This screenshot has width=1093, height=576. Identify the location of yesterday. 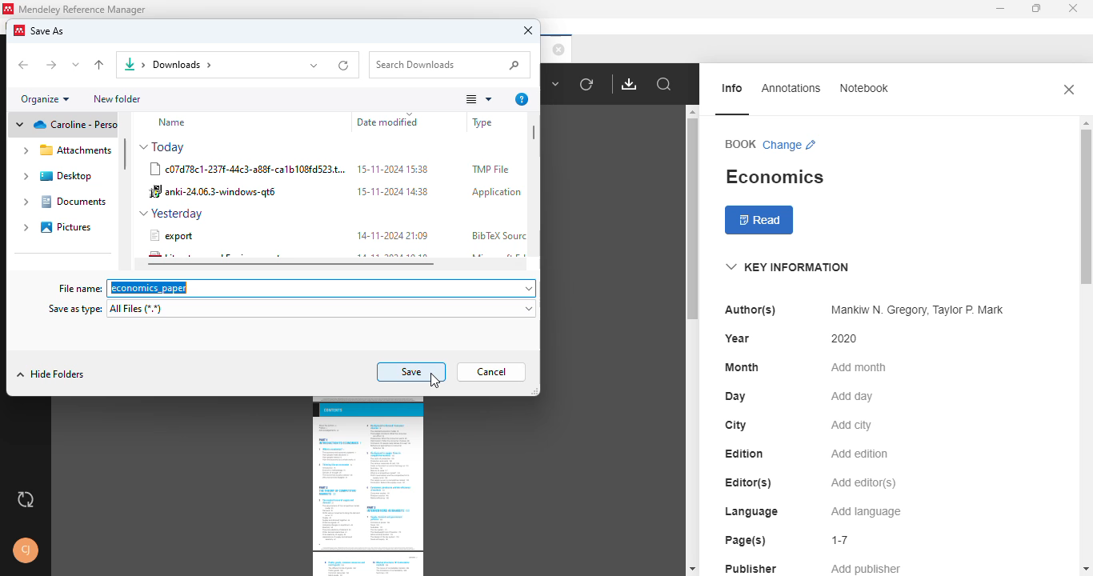
(170, 214).